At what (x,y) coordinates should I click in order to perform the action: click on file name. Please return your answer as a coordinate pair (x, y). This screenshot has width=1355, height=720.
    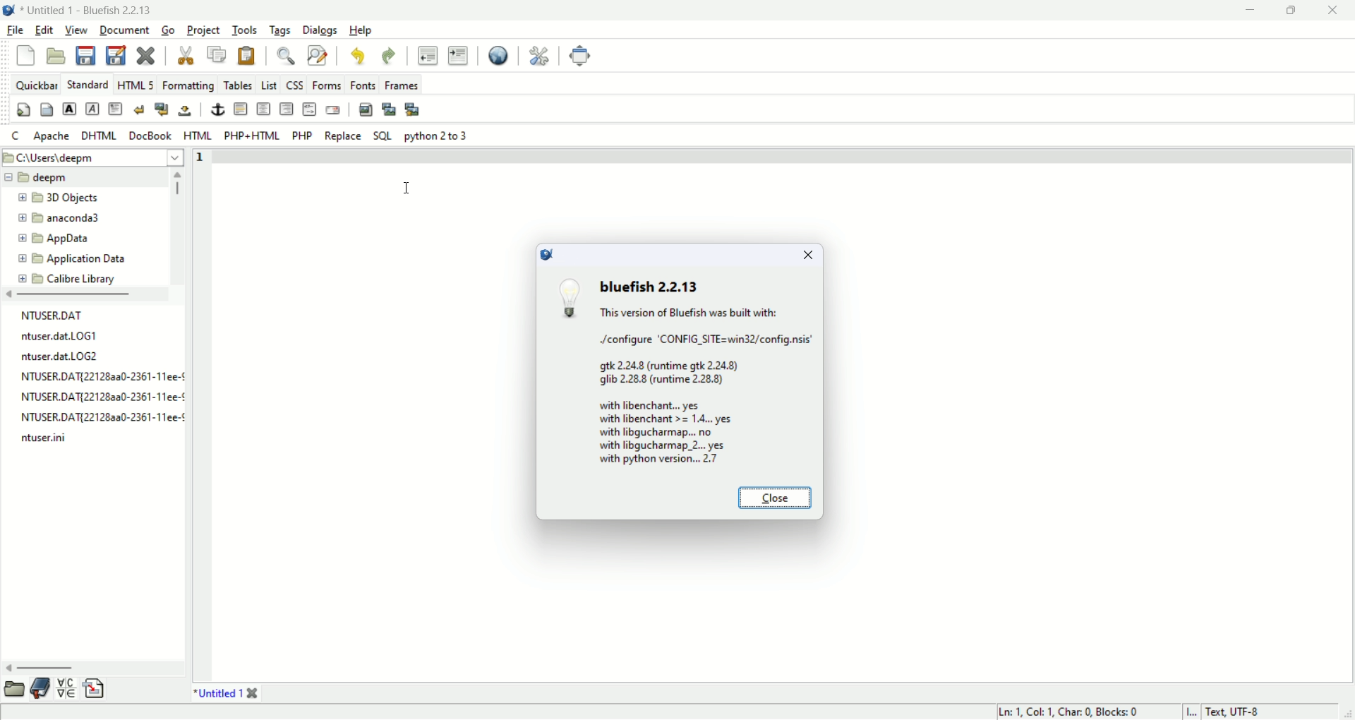
    Looking at the image, I should click on (102, 397).